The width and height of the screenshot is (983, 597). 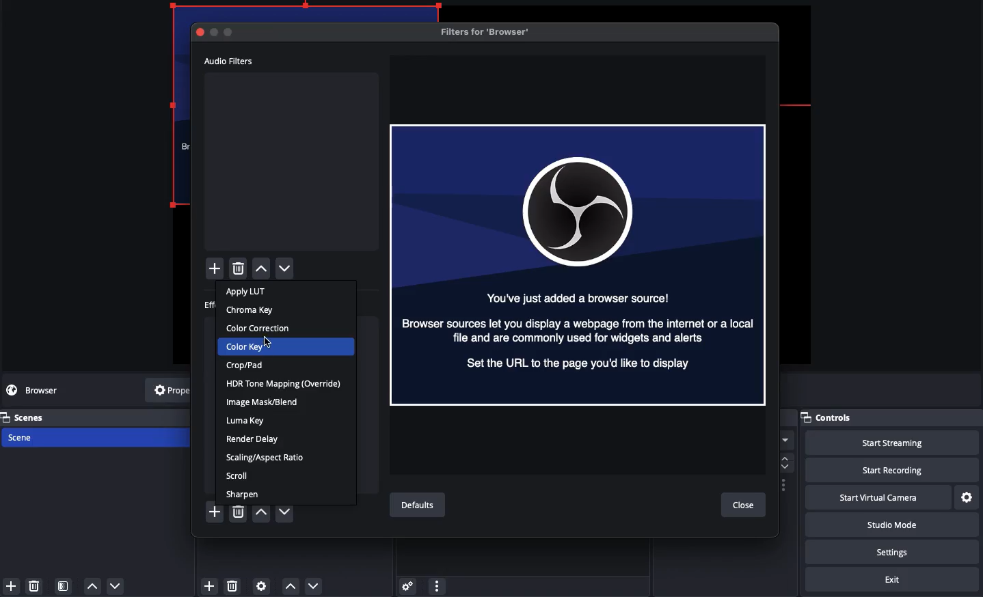 What do you see at coordinates (217, 268) in the screenshot?
I see `Add` at bounding box center [217, 268].